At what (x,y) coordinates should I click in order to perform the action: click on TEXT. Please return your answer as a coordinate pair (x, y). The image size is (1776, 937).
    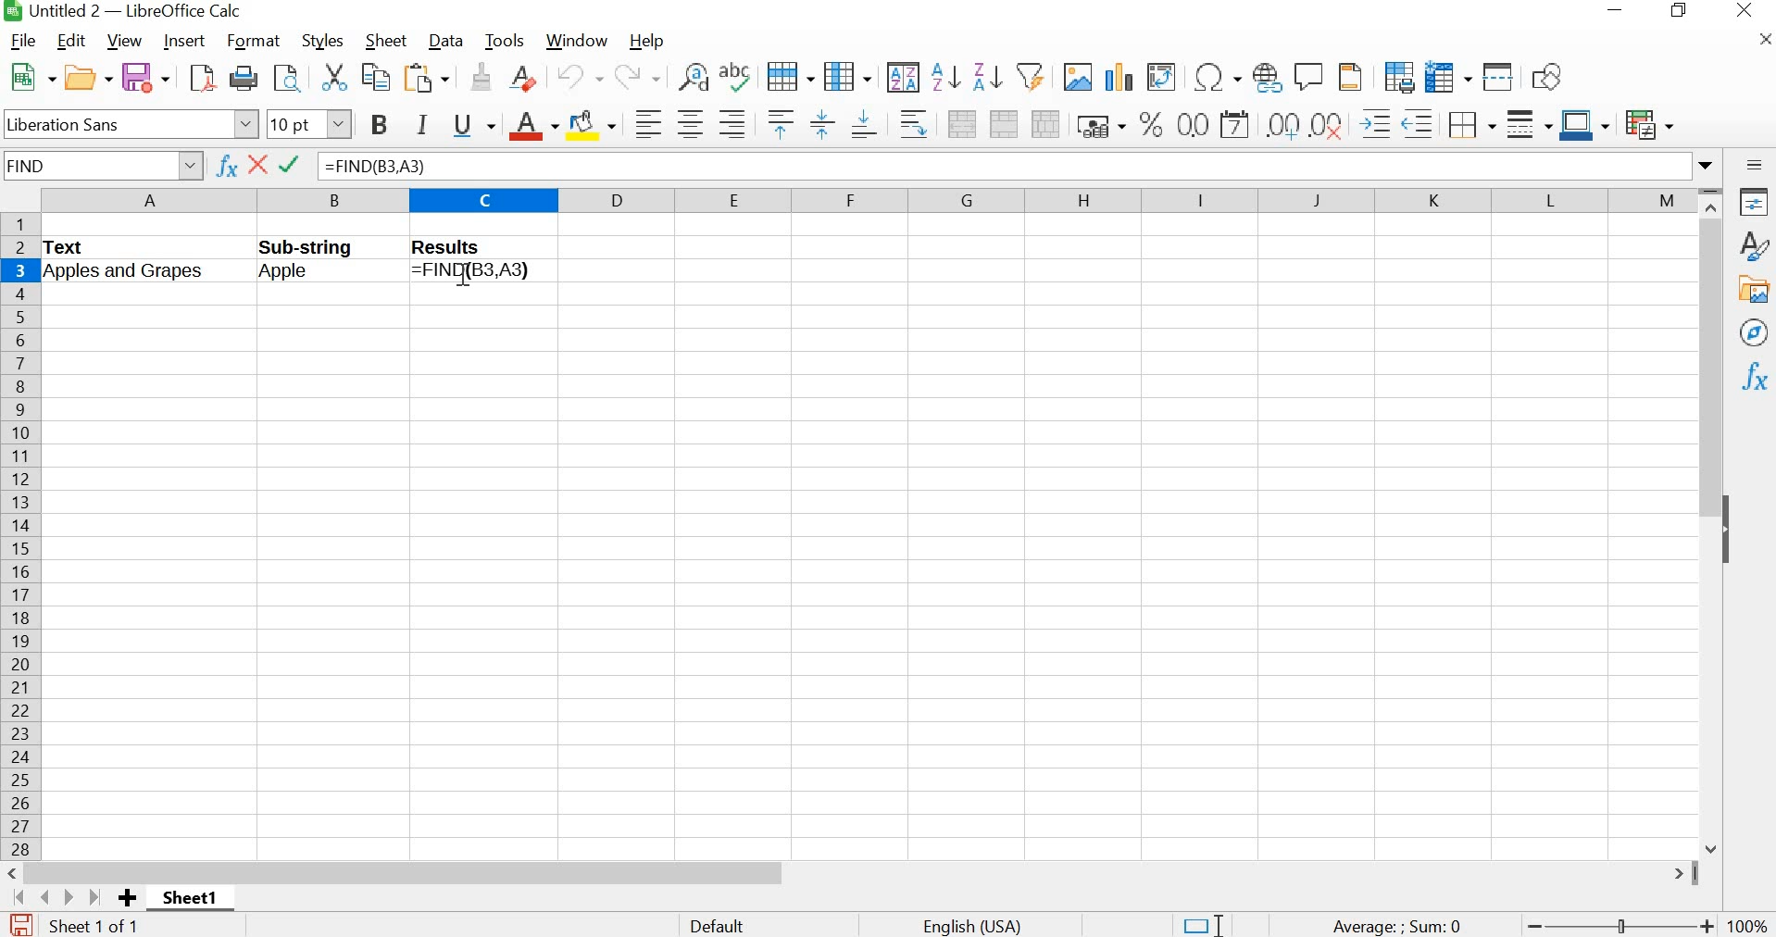
    Looking at the image, I should click on (72, 247).